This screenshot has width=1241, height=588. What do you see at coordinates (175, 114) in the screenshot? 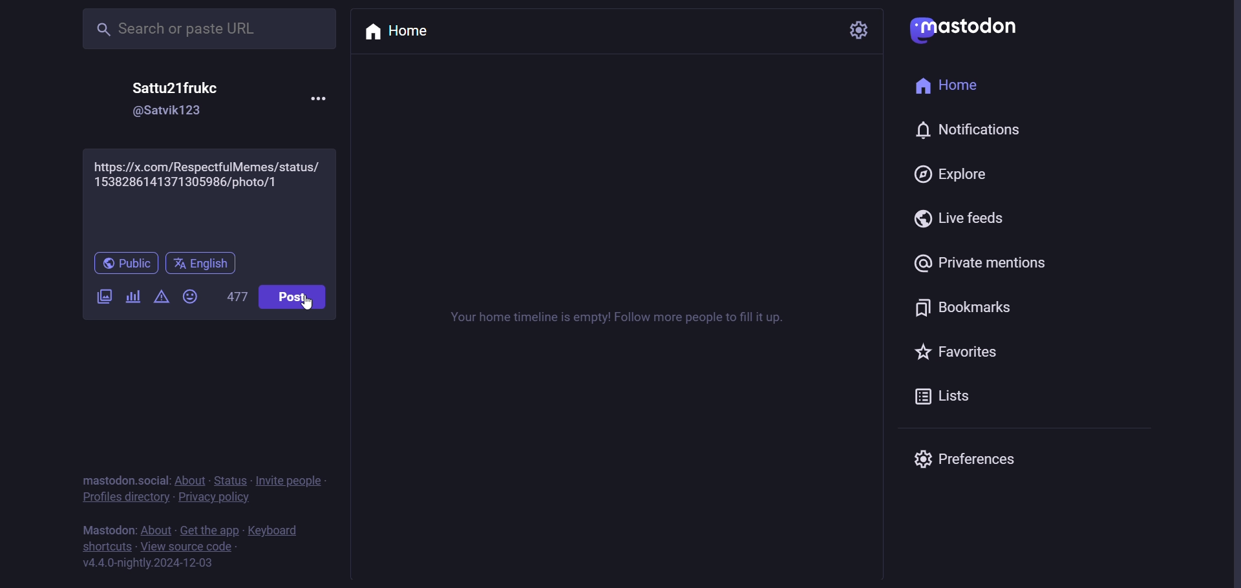
I see `@Satvik123` at bounding box center [175, 114].